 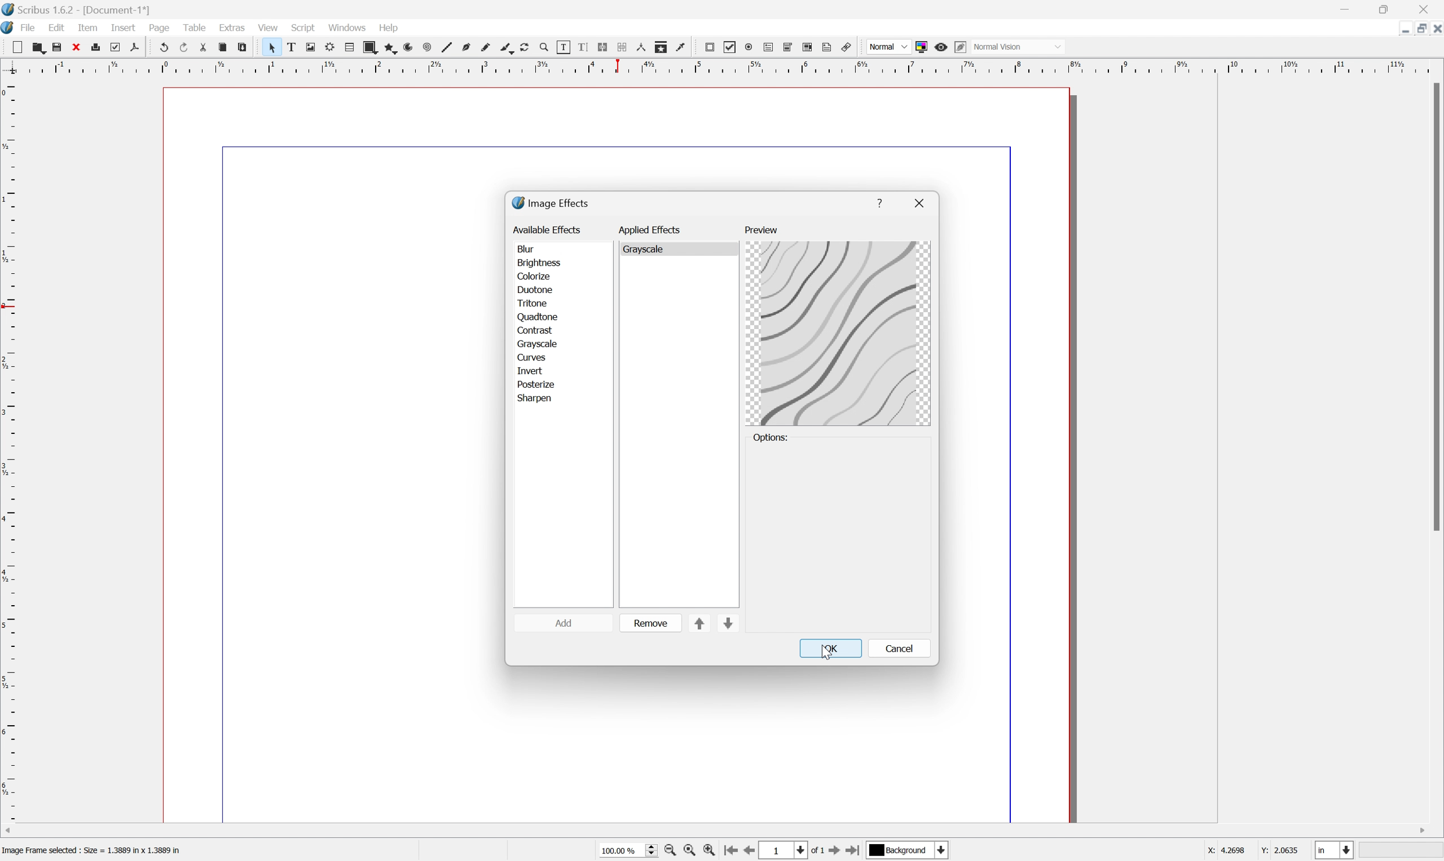 I want to click on New, so click(x=20, y=48).